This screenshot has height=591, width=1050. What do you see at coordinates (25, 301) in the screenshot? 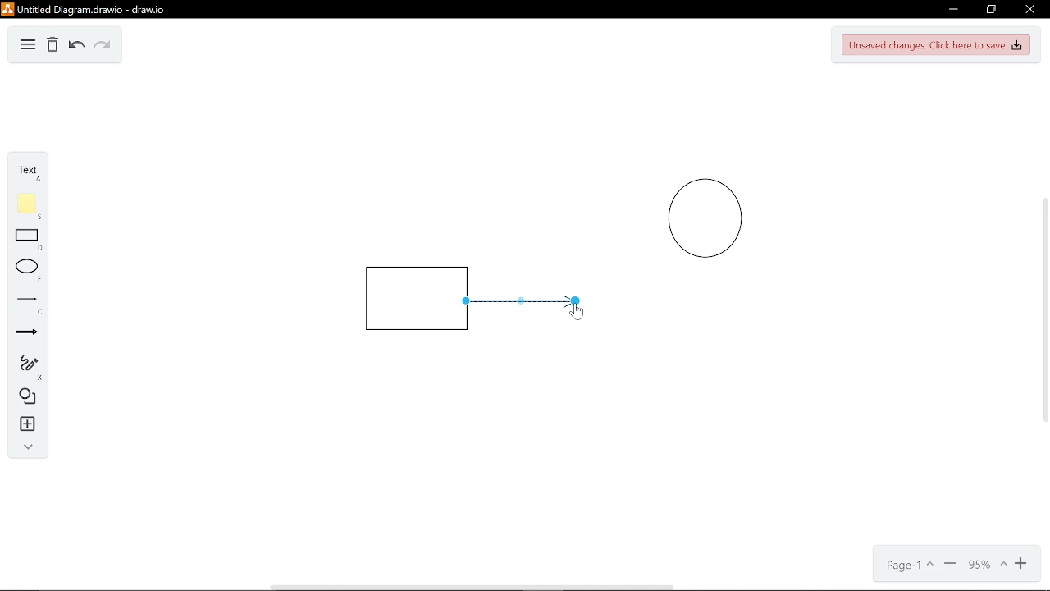
I see `Line` at bounding box center [25, 301].